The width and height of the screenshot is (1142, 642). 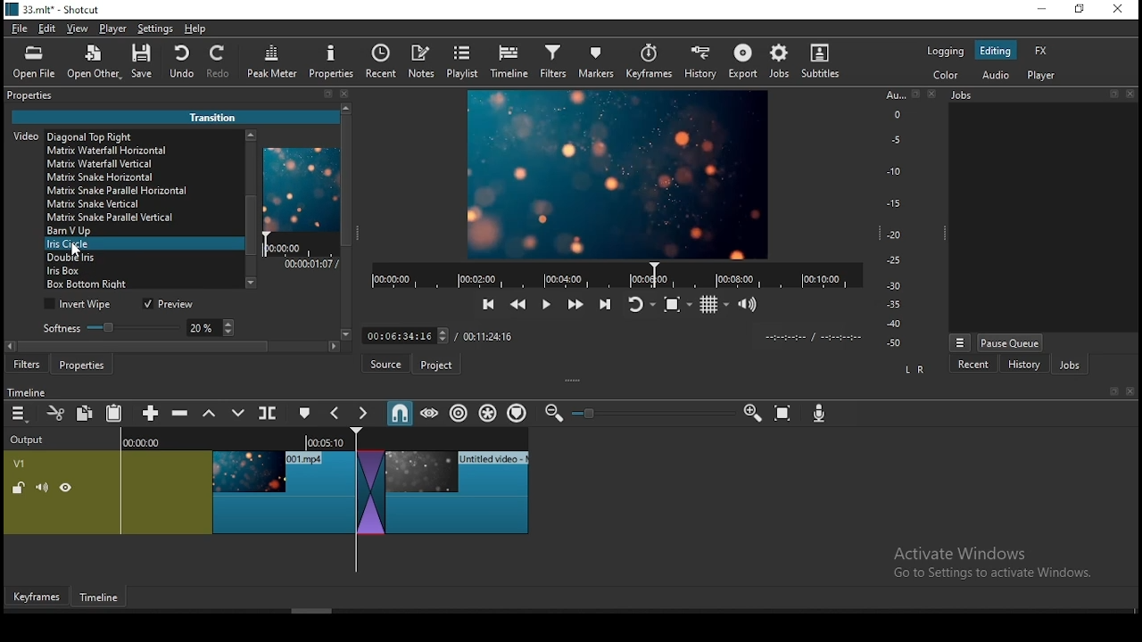 What do you see at coordinates (552, 62) in the screenshot?
I see `filters` at bounding box center [552, 62].